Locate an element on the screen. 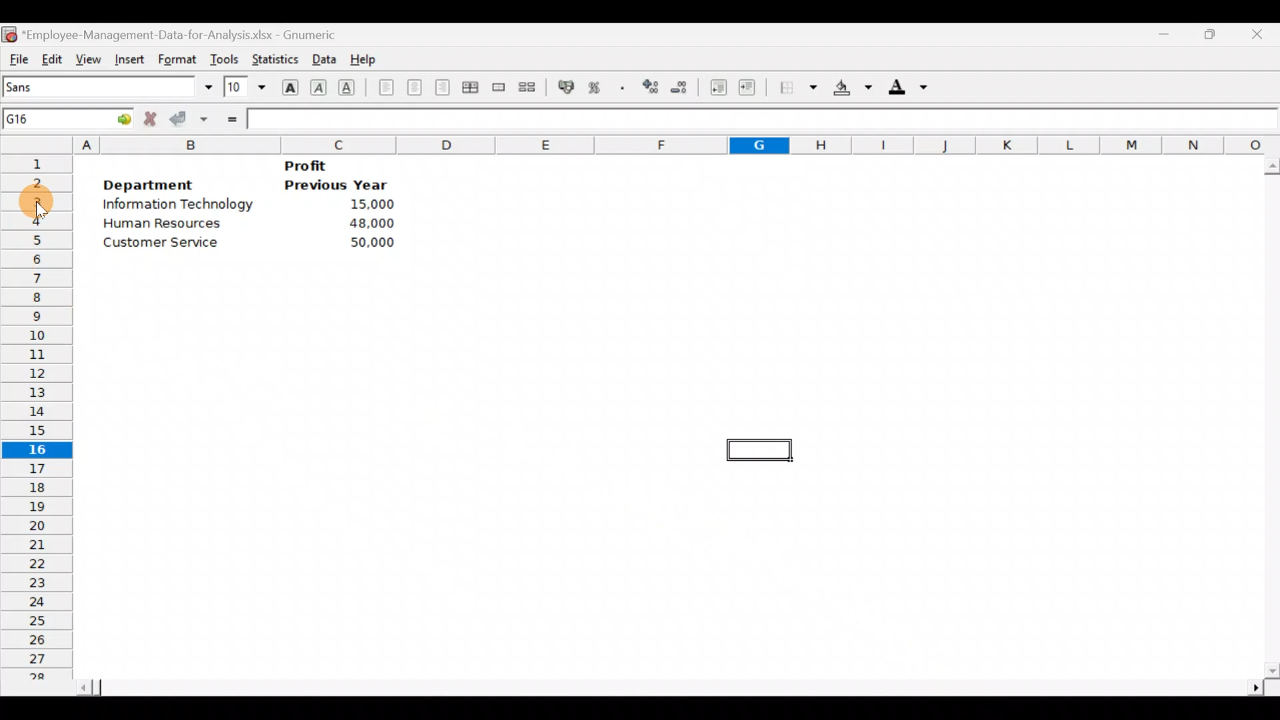 The image size is (1280, 720). Cursor is located at coordinates (35, 208).